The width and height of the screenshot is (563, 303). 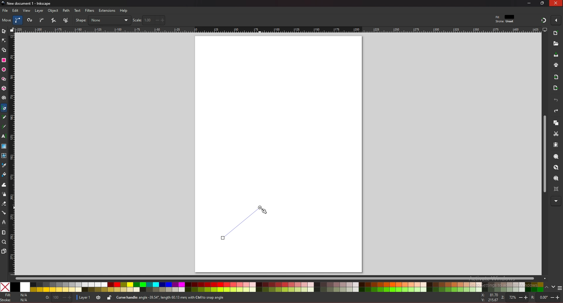 I want to click on toggle visibility, so click(x=98, y=298).